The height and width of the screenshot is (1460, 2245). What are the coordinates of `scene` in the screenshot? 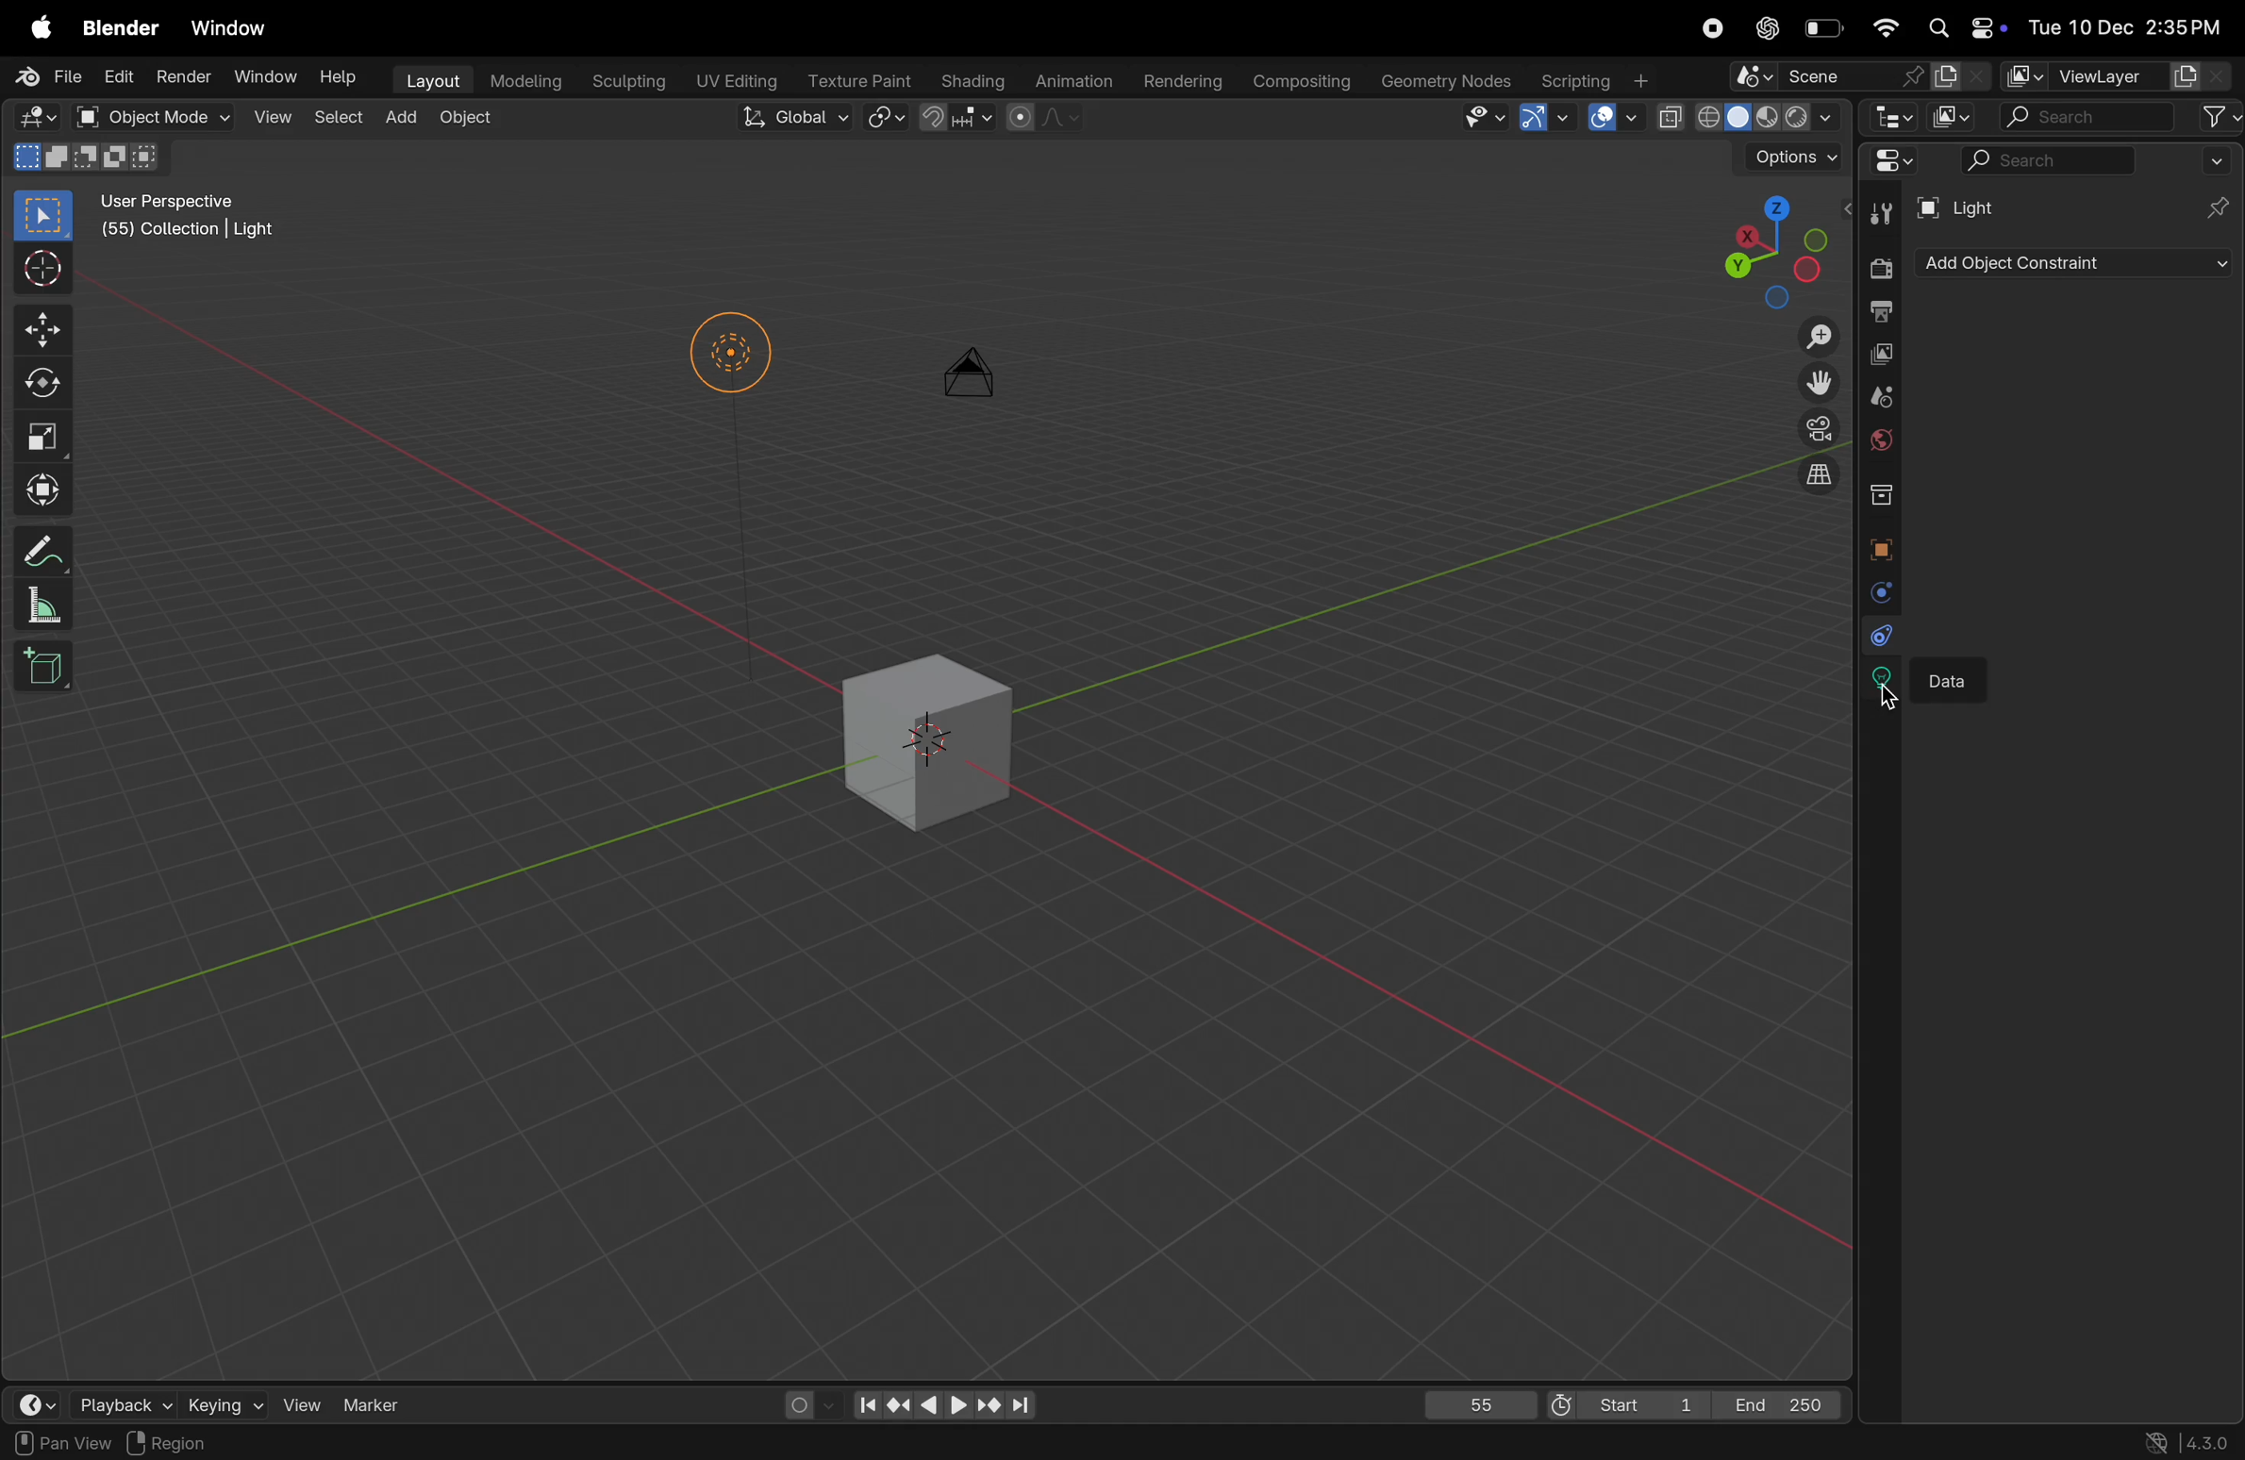 It's located at (1858, 76).